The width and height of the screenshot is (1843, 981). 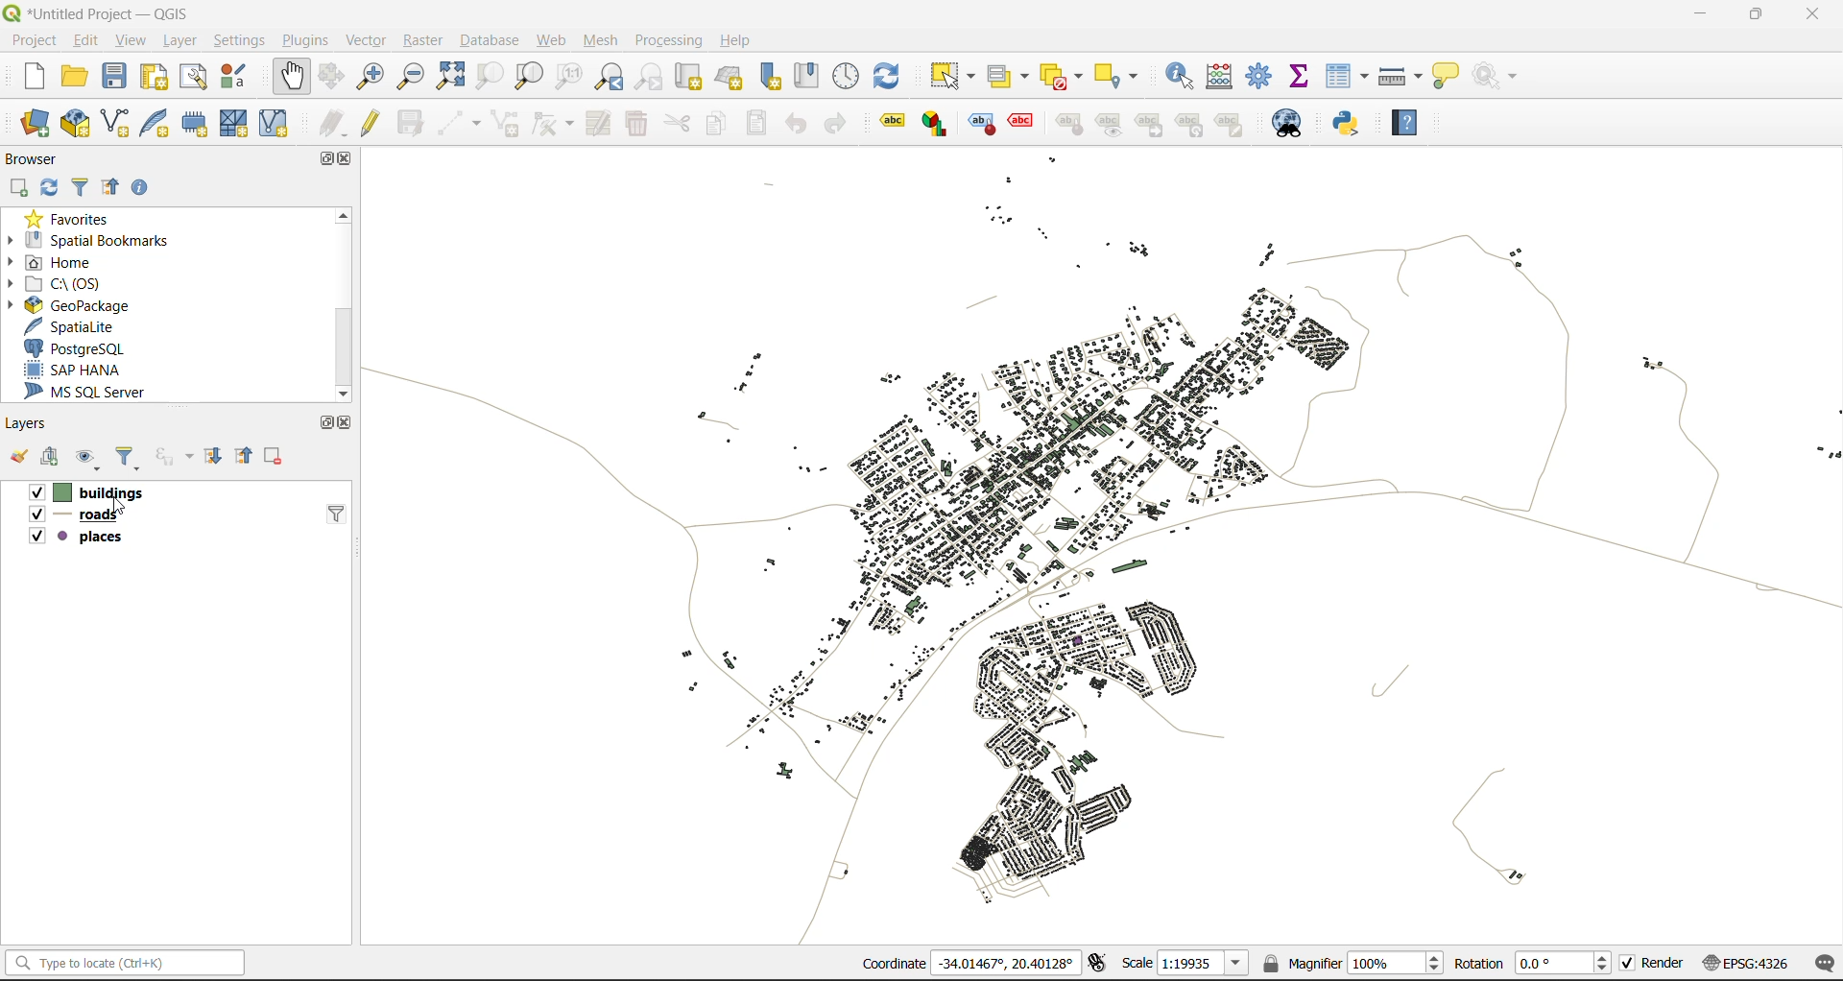 I want to click on close, so click(x=351, y=161).